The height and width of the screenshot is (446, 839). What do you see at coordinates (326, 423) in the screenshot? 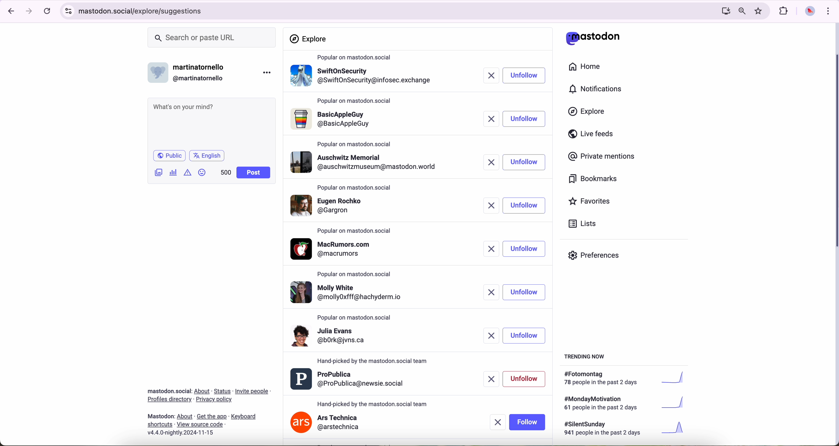
I see `ars technica profile` at bounding box center [326, 423].